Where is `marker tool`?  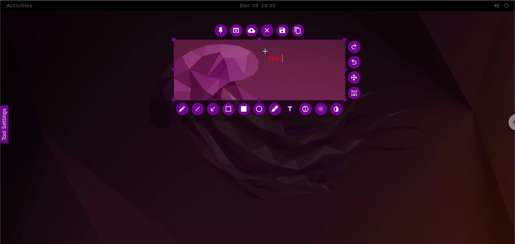 marker tool is located at coordinates (275, 110).